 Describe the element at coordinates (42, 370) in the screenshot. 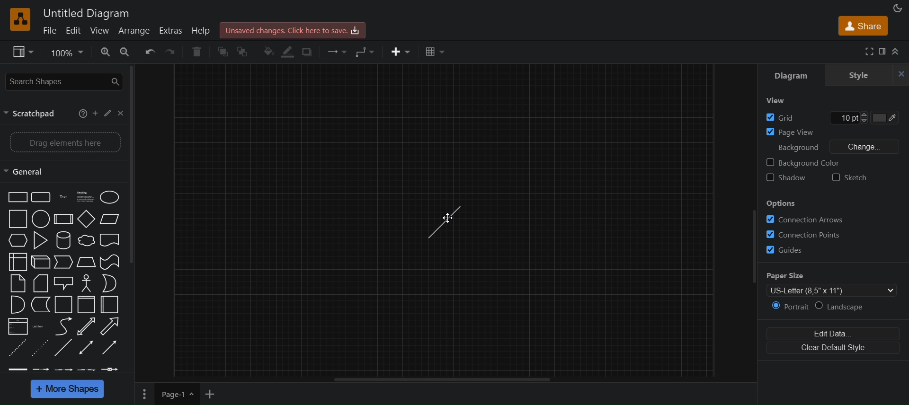

I see `connector 2` at that location.